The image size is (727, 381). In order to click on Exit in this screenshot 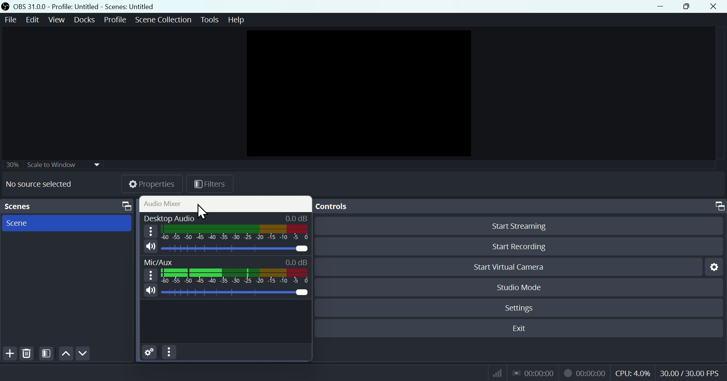, I will do `click(520, 328)`.